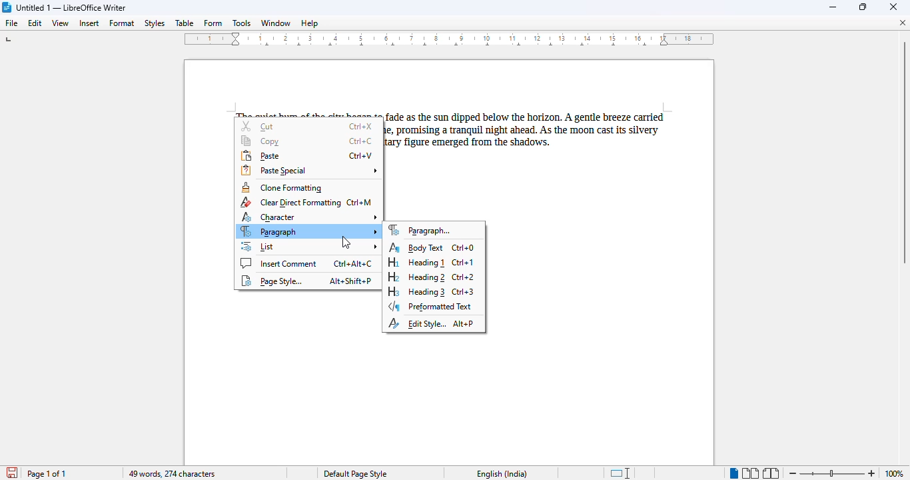 This screenshot has height=480, width=910. What do you see at coordinates (309, 246) in the screenshot?
I see `list` at bounding box center [309, 246].